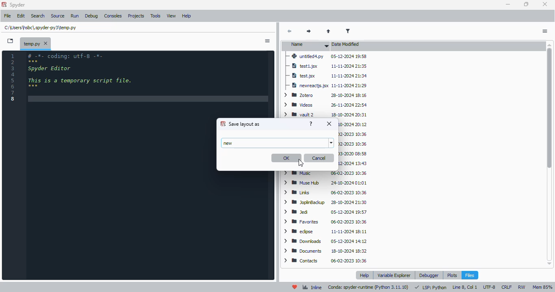 The width and height of the screenshot is (555, 292). I want to click on temporary file, so click(40, 28).